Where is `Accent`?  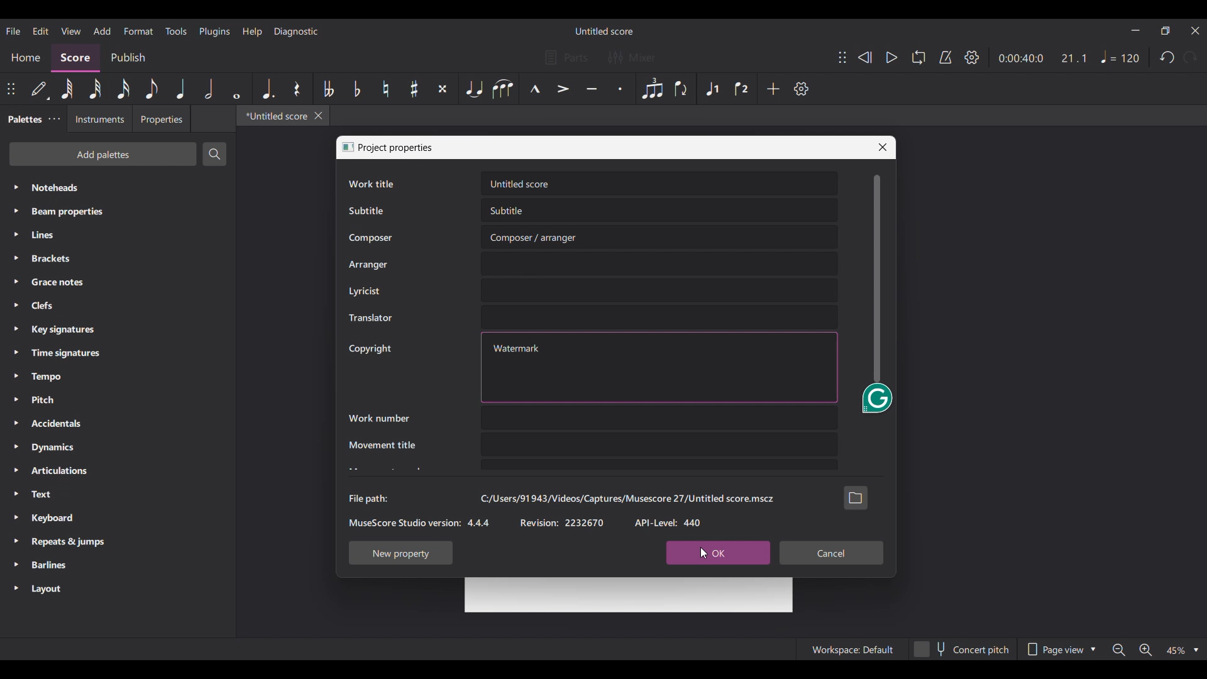
Accent is located at coordinates (563, 89).